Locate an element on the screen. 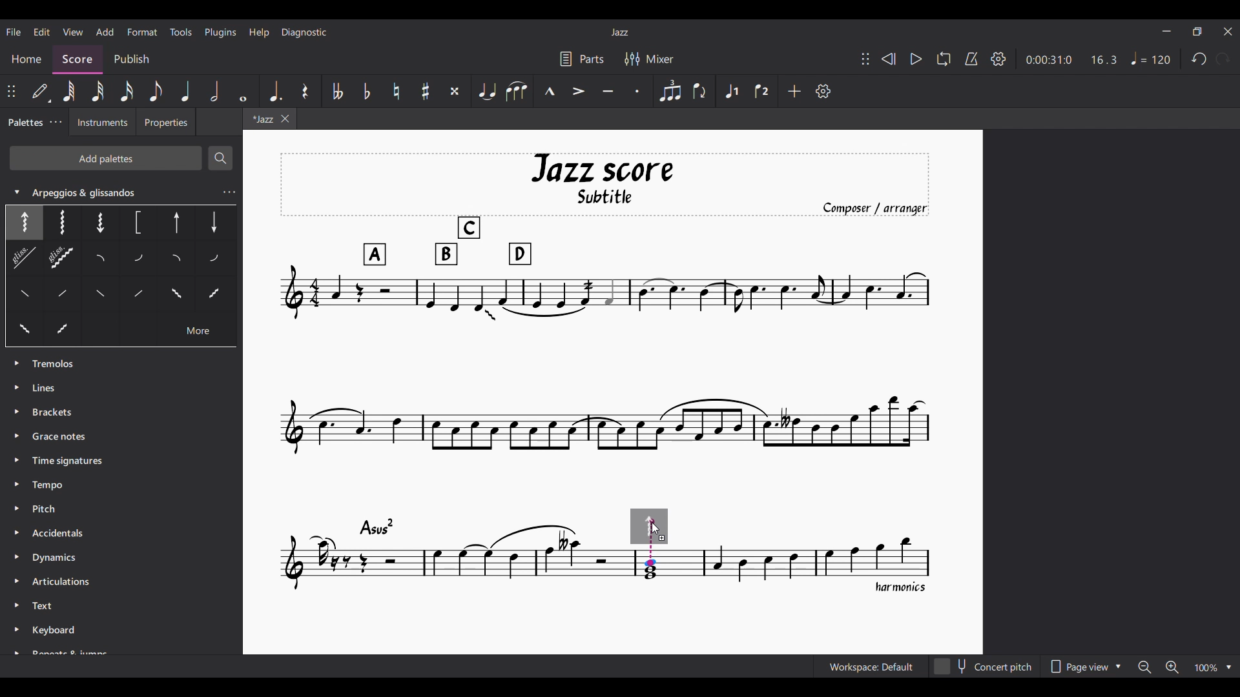 This screenshot has height=697, width=1240. Zoom options is located at coordinates (1185, 667).